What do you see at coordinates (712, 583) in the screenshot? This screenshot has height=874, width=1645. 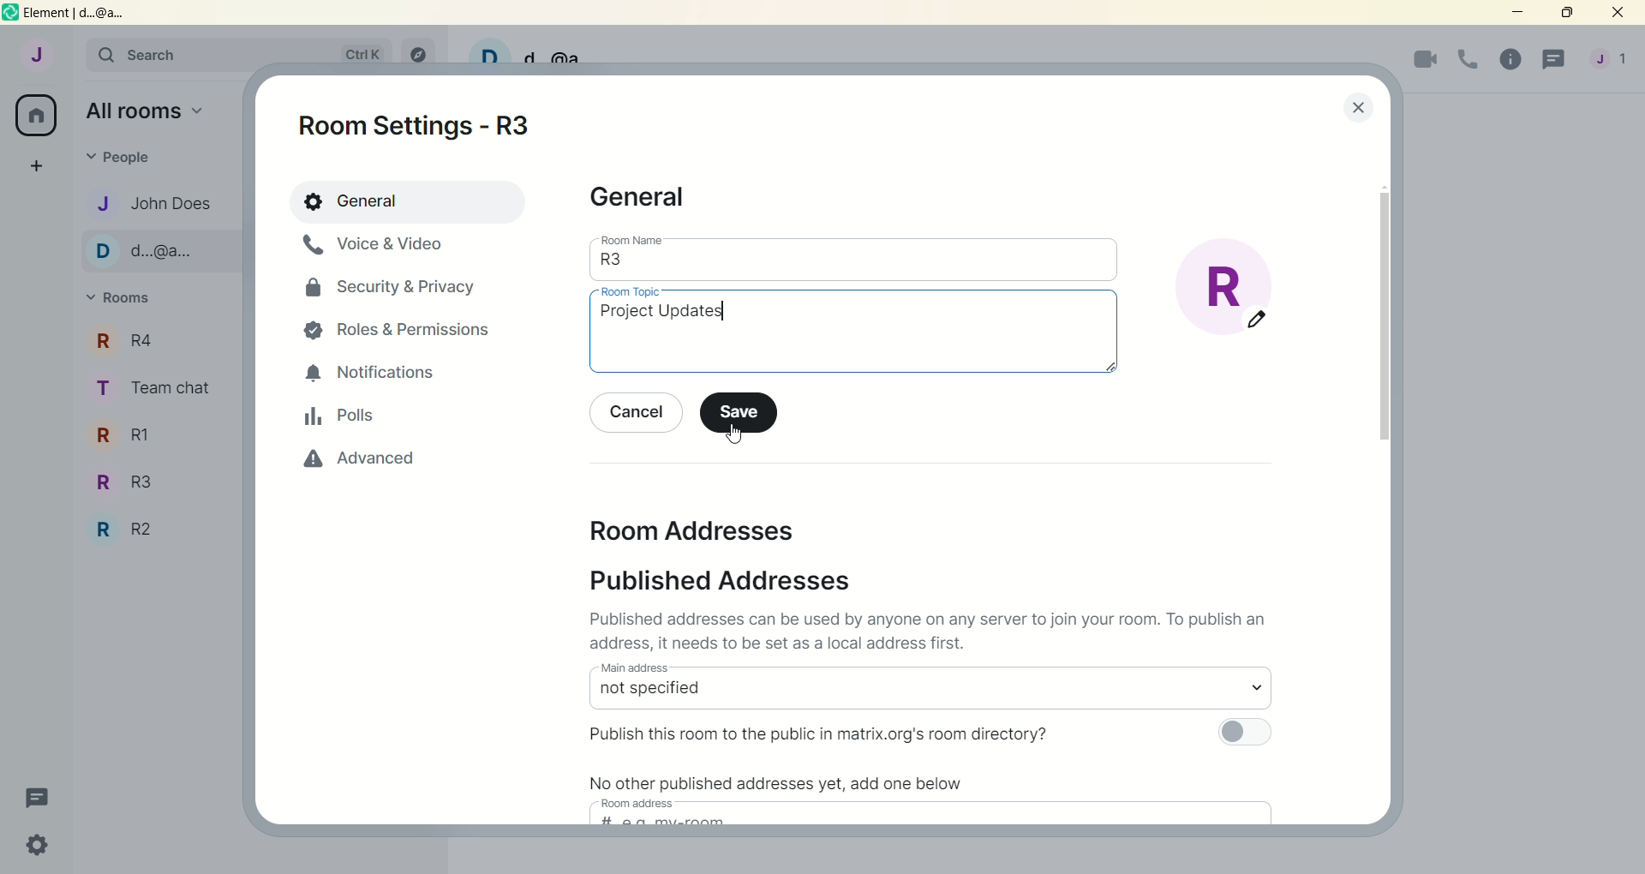 I see `published addresses` at bounding box center [712, 583].